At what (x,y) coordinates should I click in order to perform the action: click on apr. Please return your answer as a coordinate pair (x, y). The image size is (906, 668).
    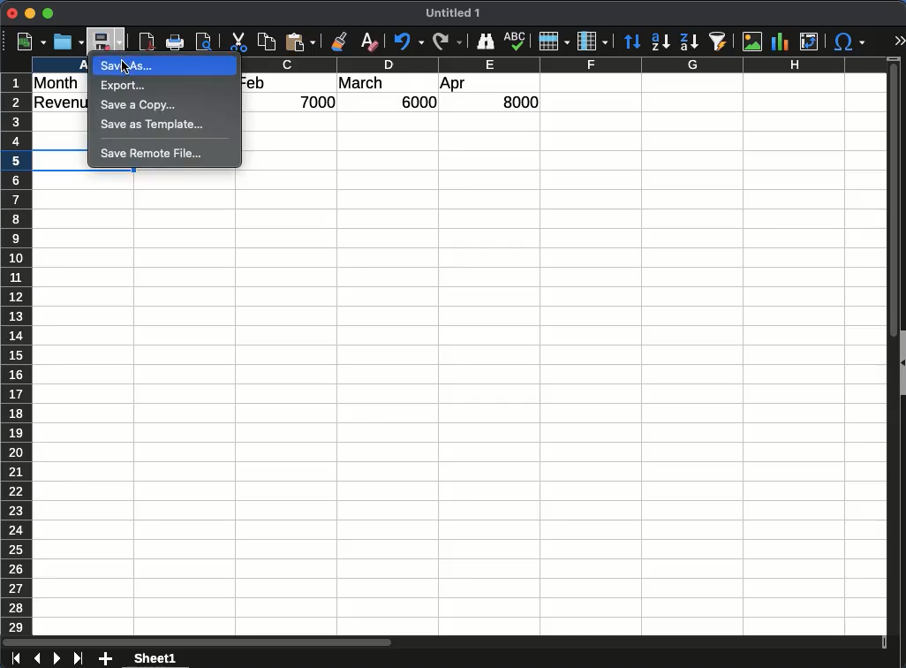
    Looking at the image, I should click on (454, 85).